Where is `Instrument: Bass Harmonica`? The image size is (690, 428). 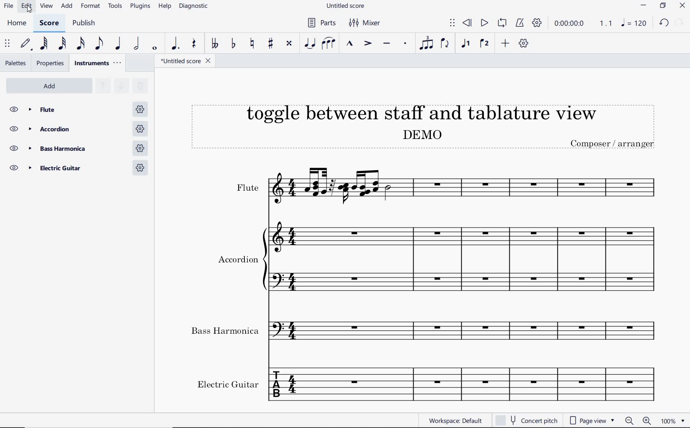
Instrument: Bass Harmonica is located at coordinates (428, 333).